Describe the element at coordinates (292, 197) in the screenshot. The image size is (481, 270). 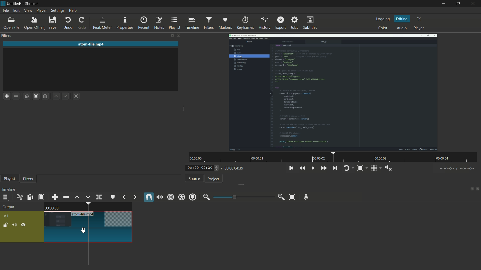
I see `zoom timeline to fit` at that location.